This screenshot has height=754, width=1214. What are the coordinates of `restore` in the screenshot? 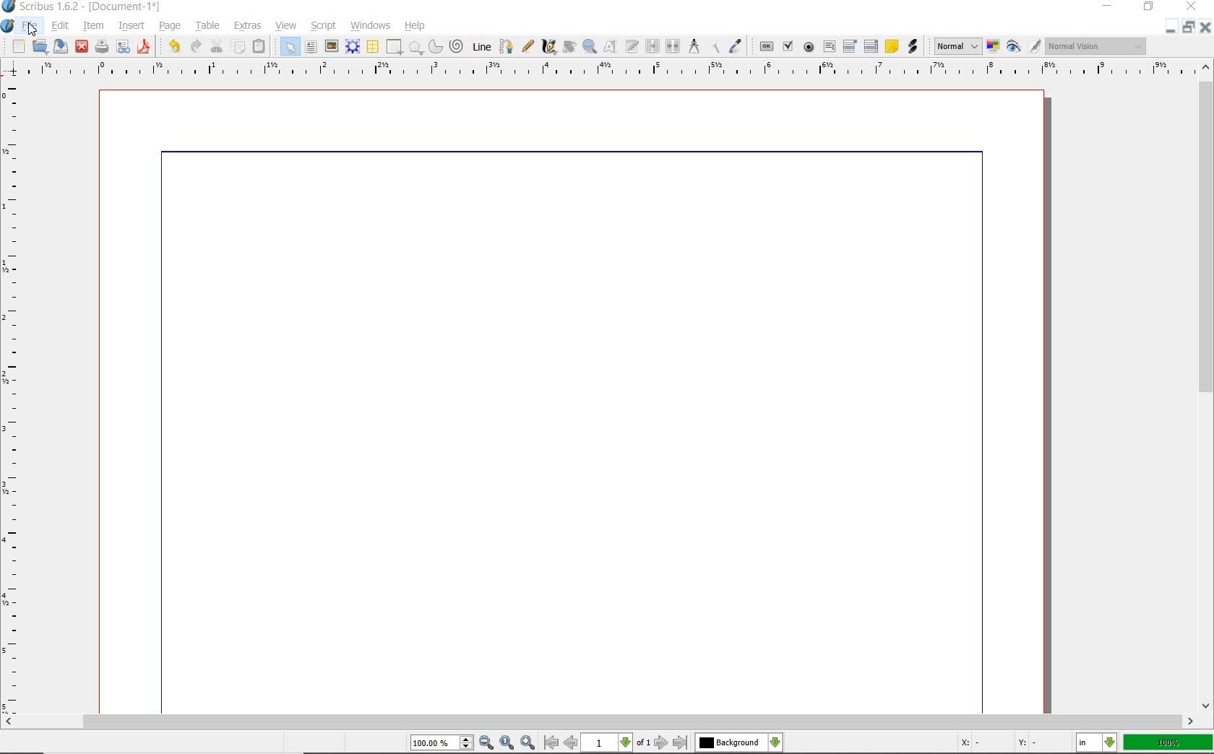 It's located at (1189, 26).